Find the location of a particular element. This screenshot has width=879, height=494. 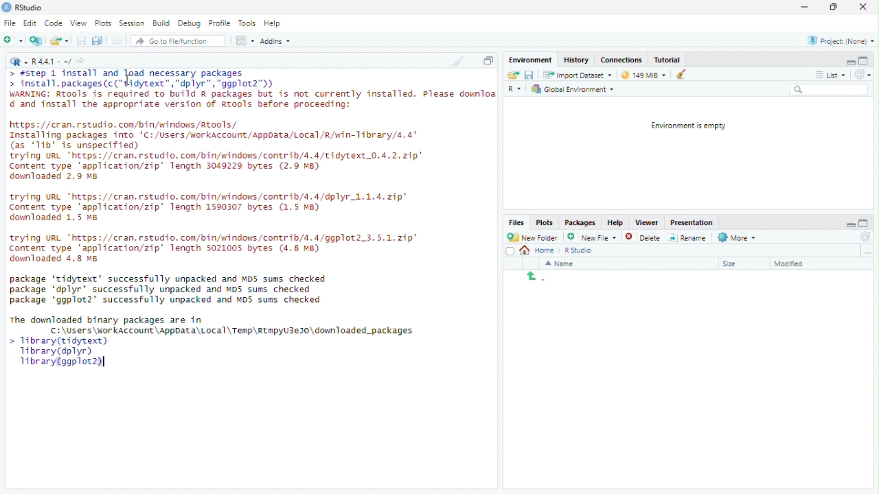

Code is located at coordinates (54, 23).